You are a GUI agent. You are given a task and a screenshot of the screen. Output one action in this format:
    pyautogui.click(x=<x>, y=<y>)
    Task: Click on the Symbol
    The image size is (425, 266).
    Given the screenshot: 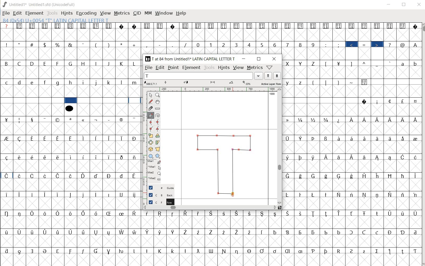 What is the action you would take?
    pyautogui.click(x=186, y=214)
    